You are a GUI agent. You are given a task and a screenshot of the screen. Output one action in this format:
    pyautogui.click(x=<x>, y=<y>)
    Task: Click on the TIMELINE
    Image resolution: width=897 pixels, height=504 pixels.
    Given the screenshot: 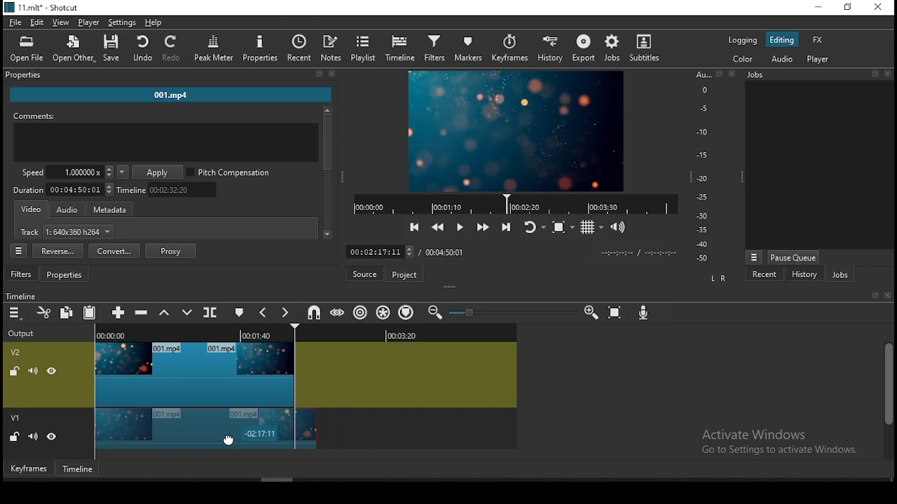 What is the action you would take?
    pyautogui.click(x=514, y=204)
    